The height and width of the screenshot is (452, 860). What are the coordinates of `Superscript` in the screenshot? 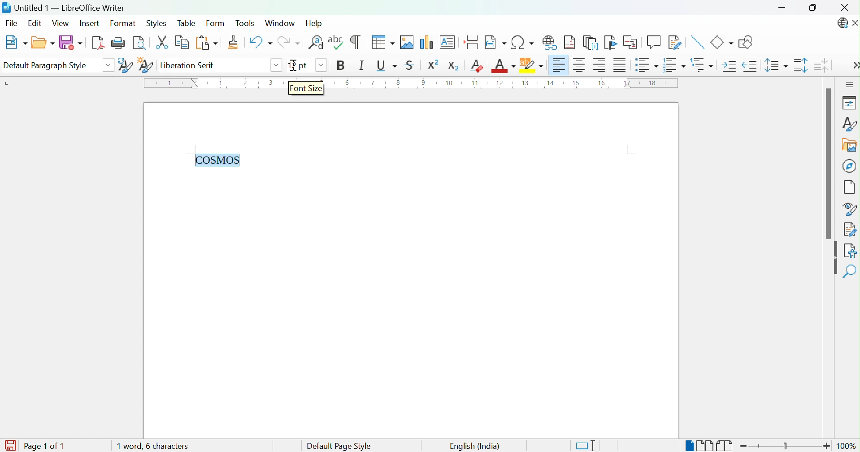 It's located at (434, 65).